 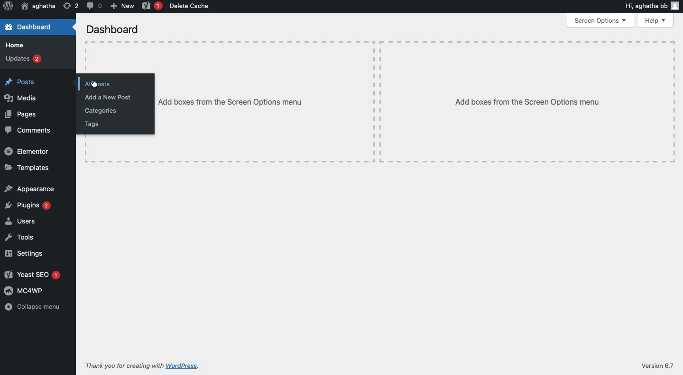 What do you see at coordinates (32, 307) in the screenshot?
I see `Collapse menu` at bounding box center [32, 307].